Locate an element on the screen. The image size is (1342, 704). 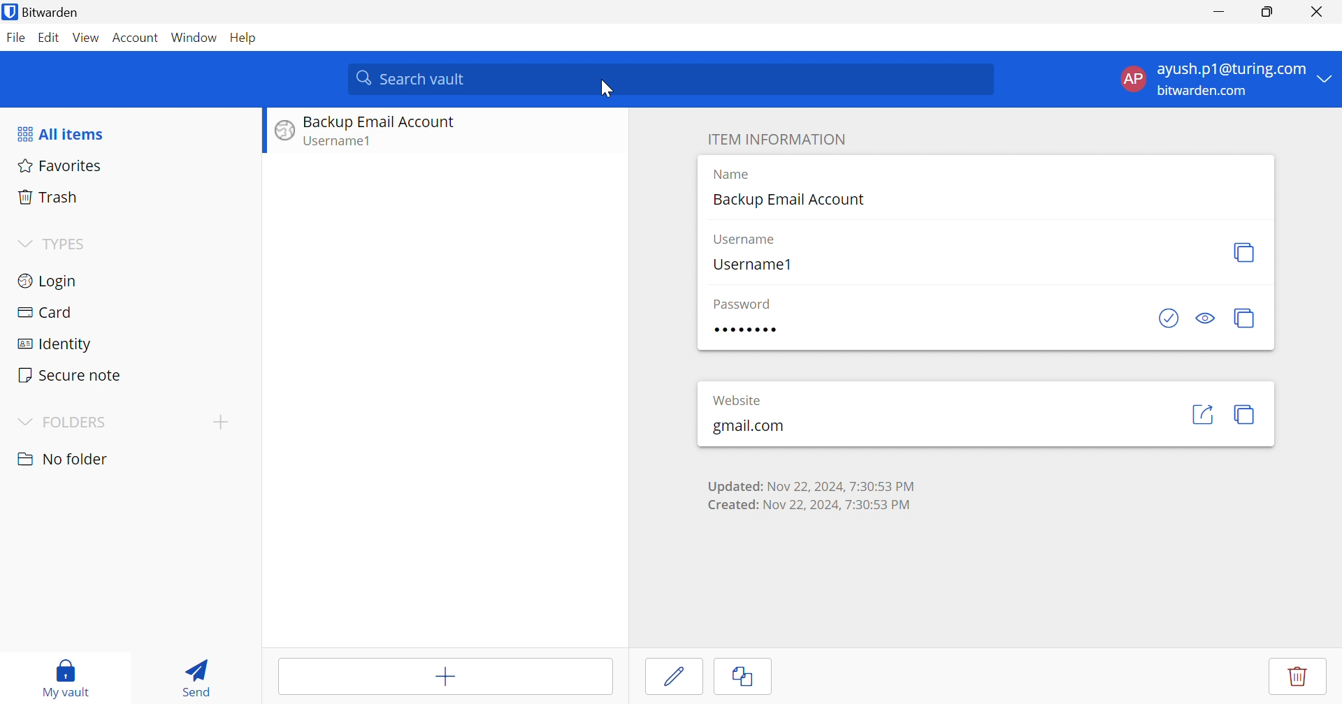
bitwarden logo is located at coordinates (10, 12).